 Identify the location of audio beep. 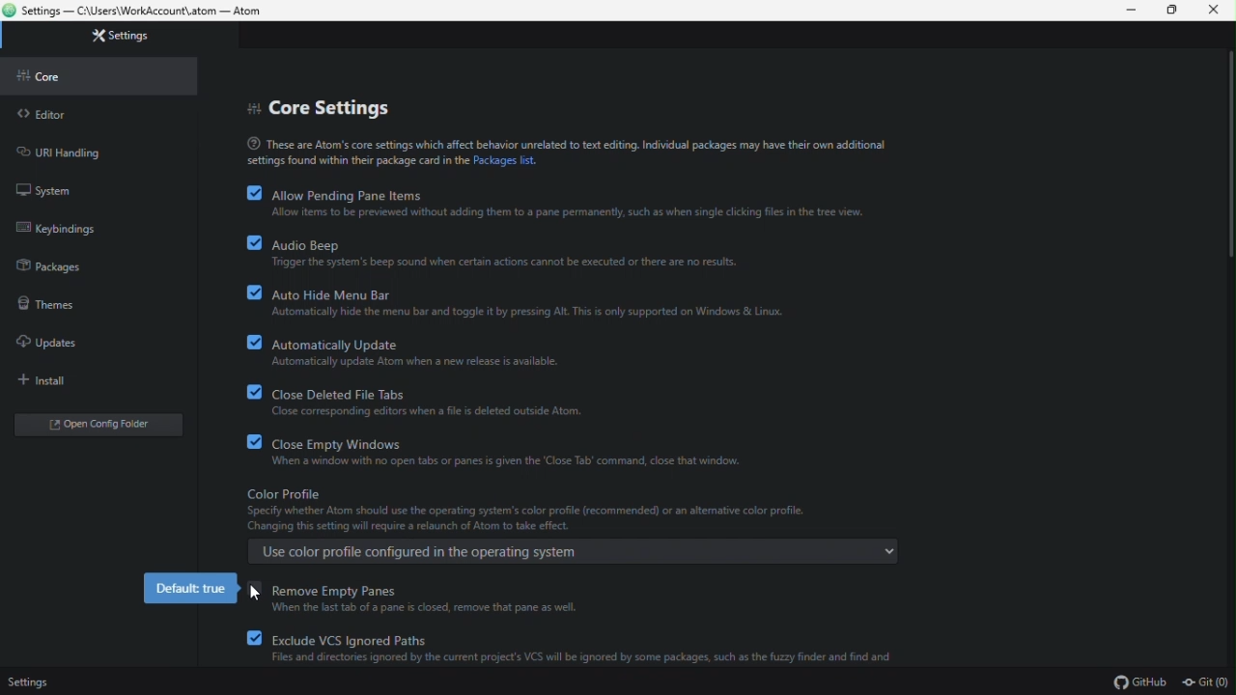
(506, 252).